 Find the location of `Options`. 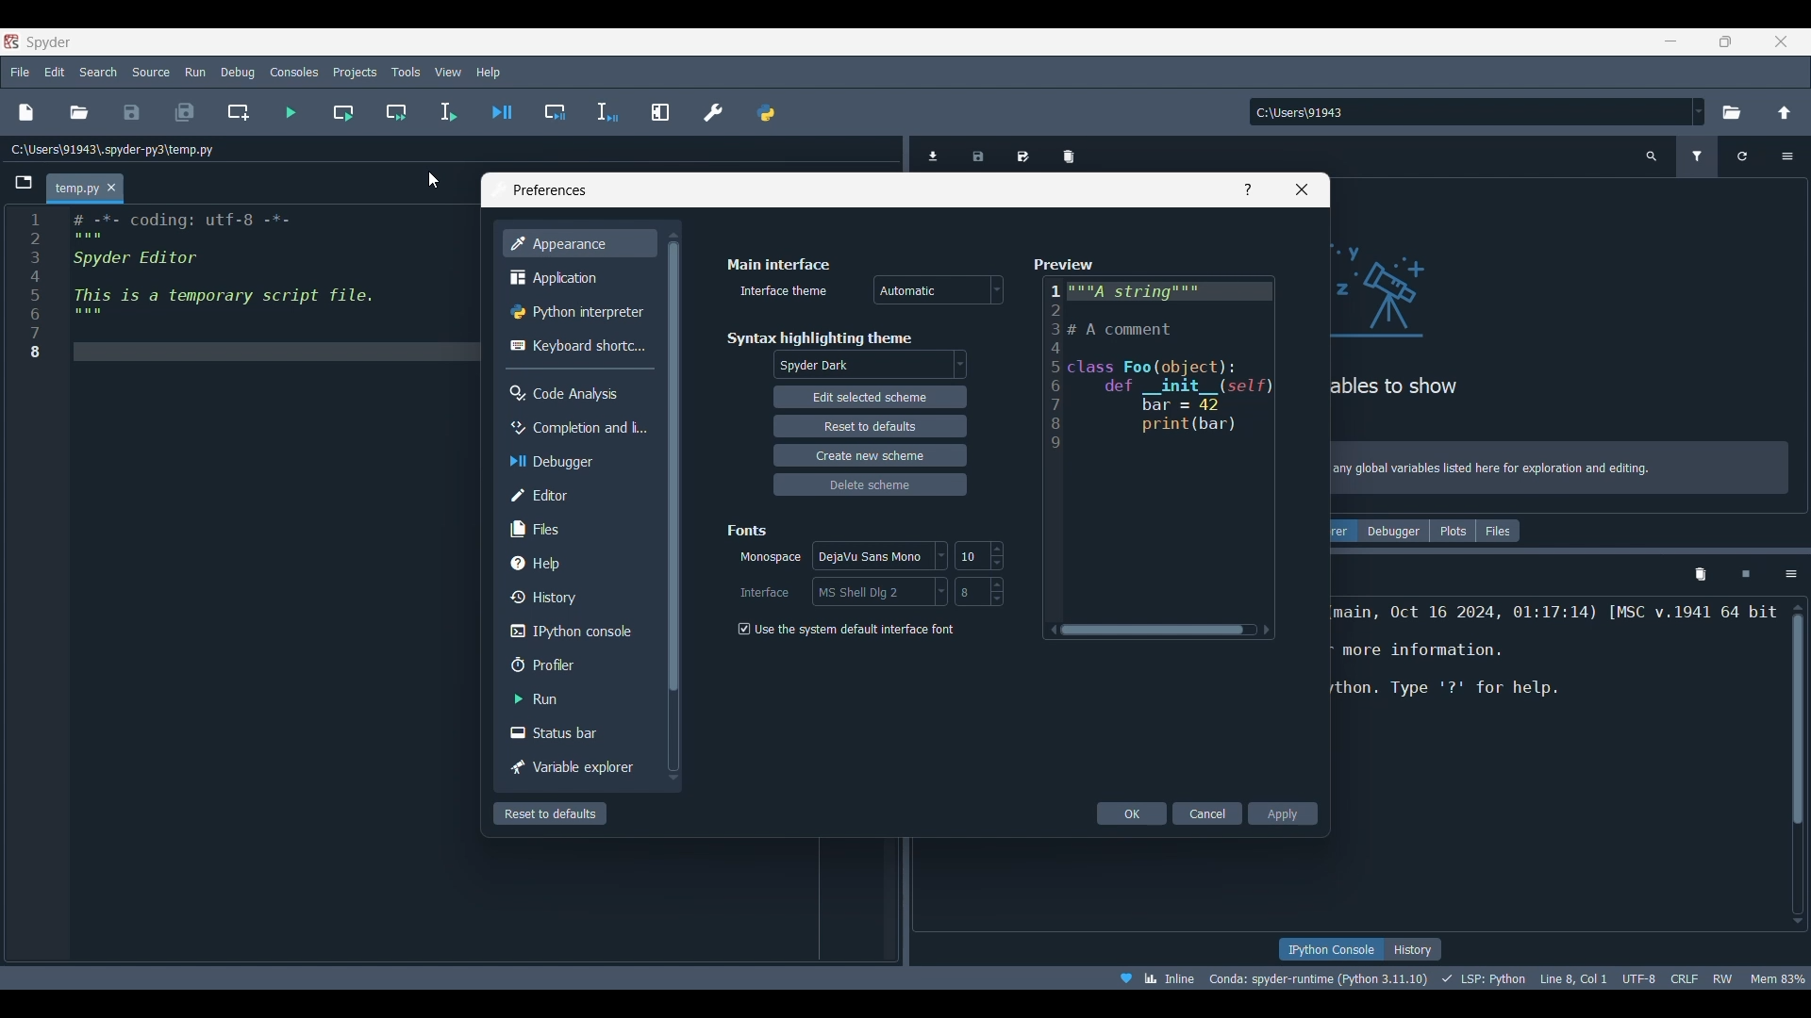

Options is located at coordinates (1790, 574).